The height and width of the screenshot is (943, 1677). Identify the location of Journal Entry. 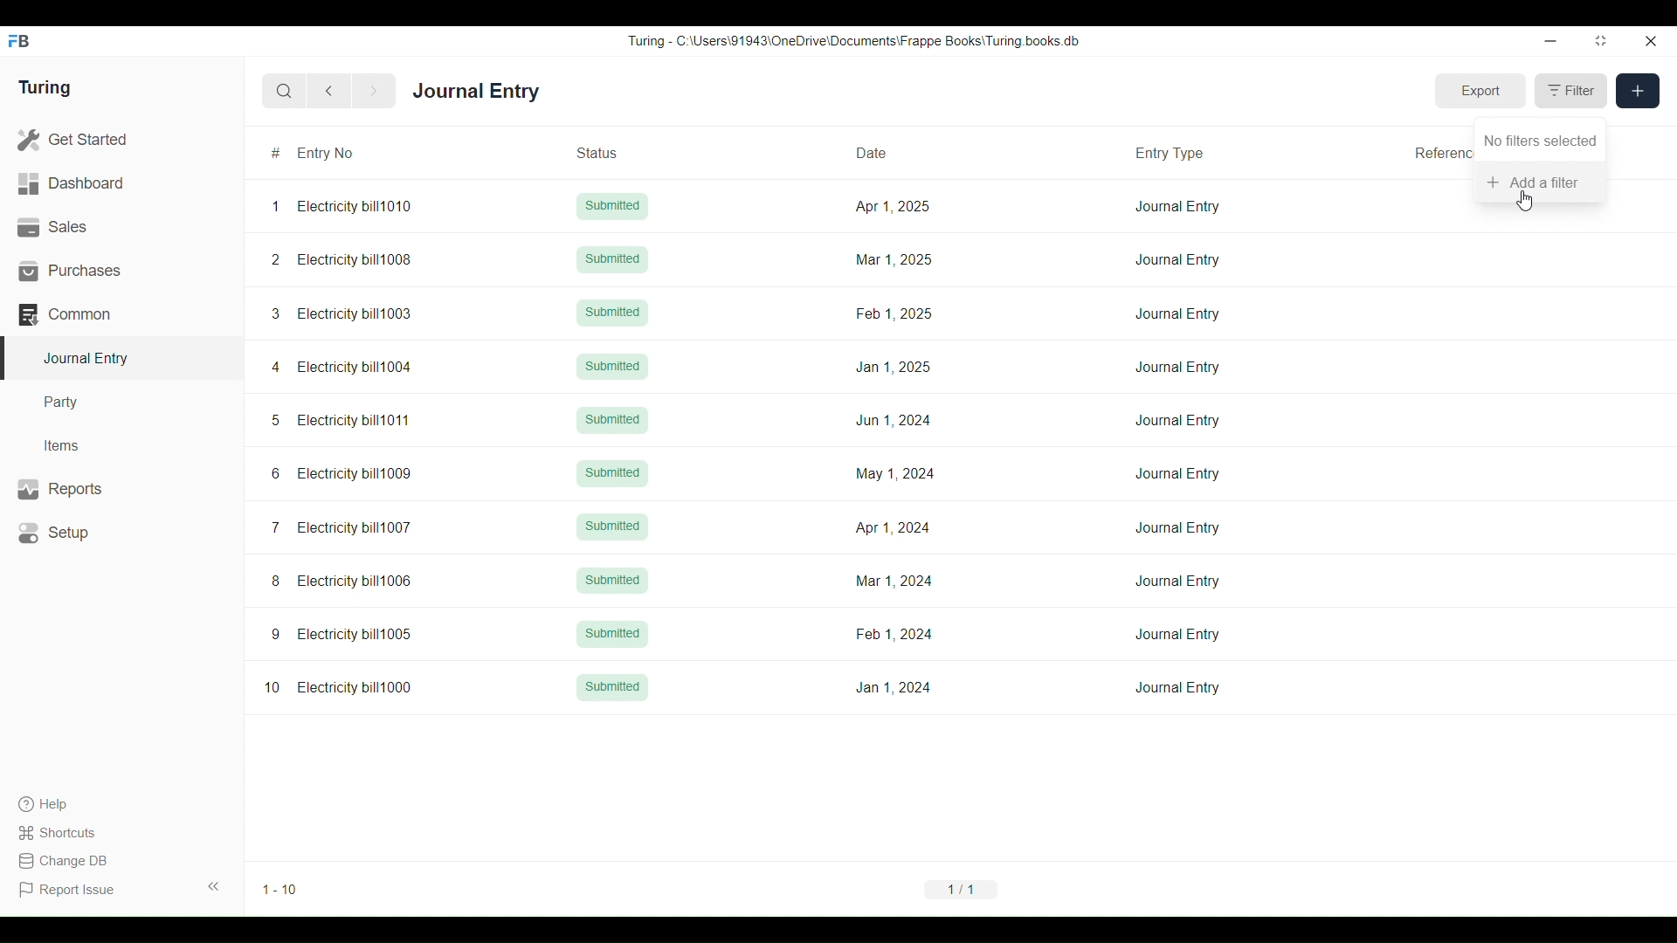
(1177, 581).